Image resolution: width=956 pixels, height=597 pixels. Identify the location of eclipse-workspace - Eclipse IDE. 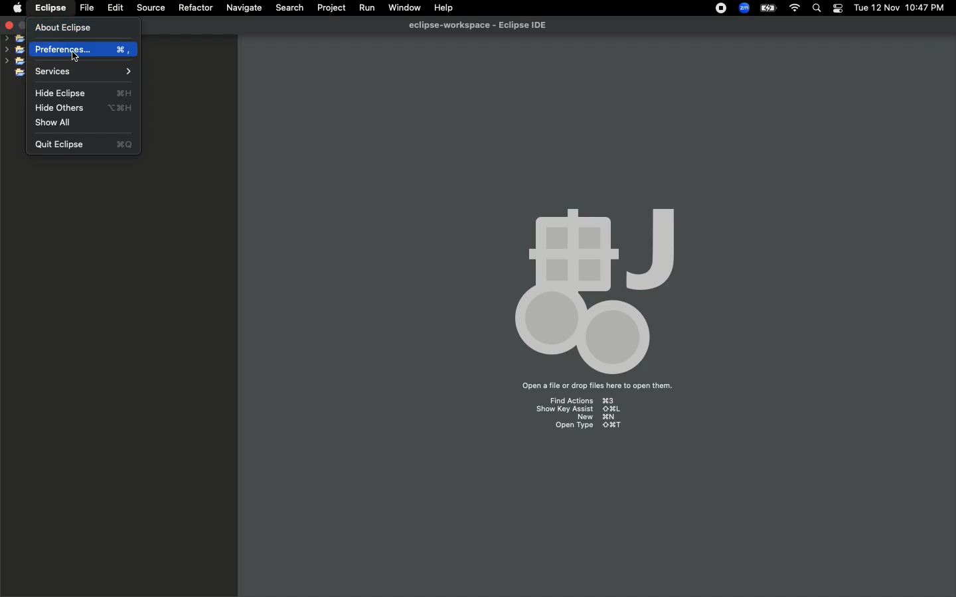
(481, 25).